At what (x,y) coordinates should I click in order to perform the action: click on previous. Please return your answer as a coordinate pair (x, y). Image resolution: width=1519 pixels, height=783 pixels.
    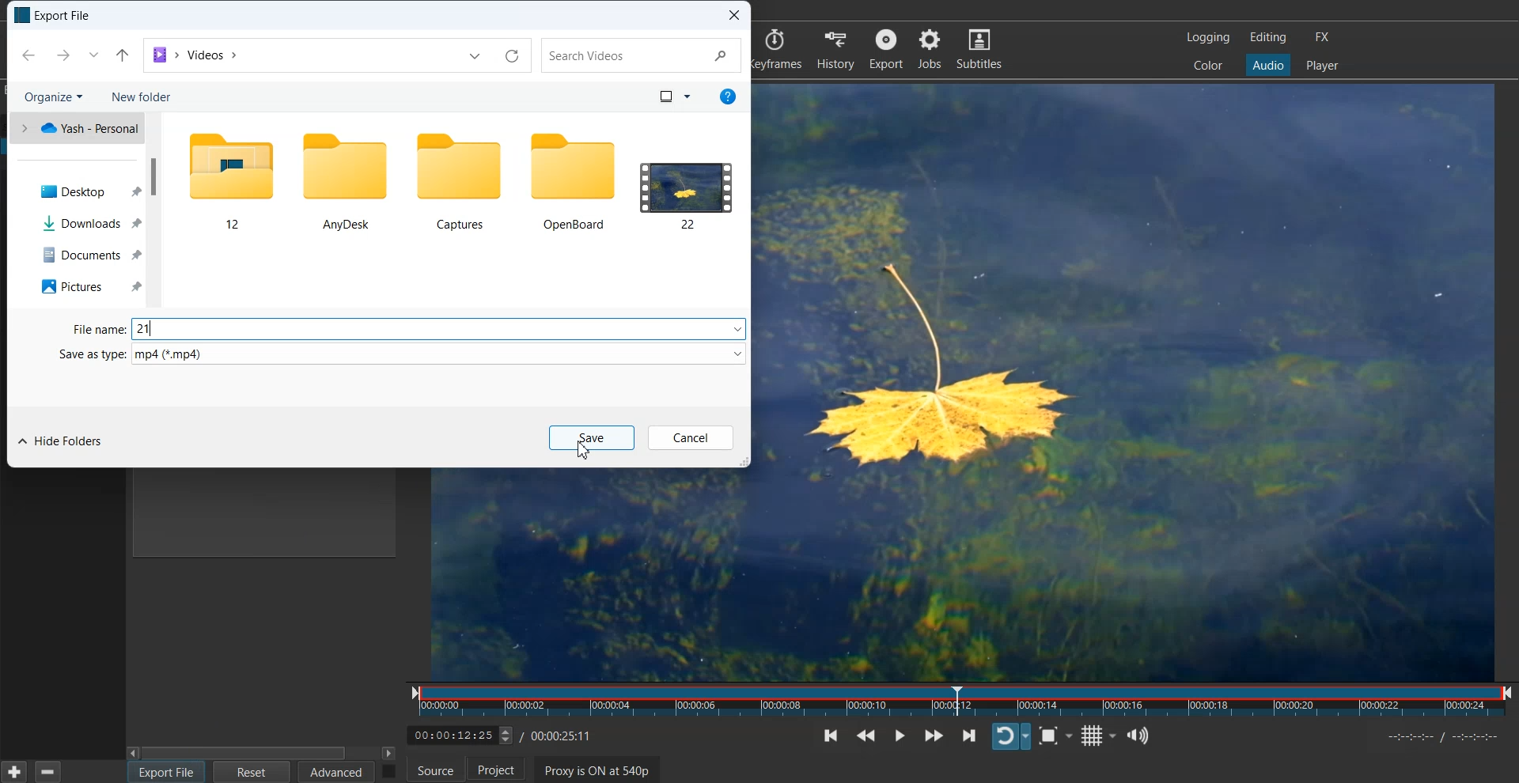
    Looking at the image, I should click on (26, 55).